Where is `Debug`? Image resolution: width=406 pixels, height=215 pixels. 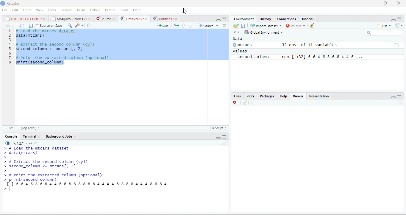
Debug is located at coordinates (94, 10).